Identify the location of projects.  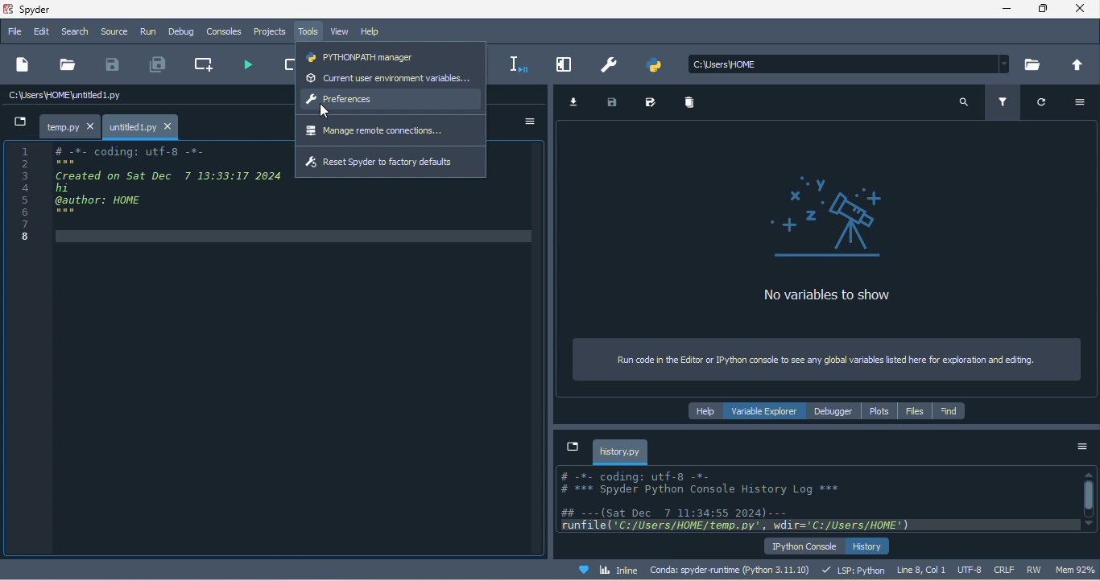
(271, 33).